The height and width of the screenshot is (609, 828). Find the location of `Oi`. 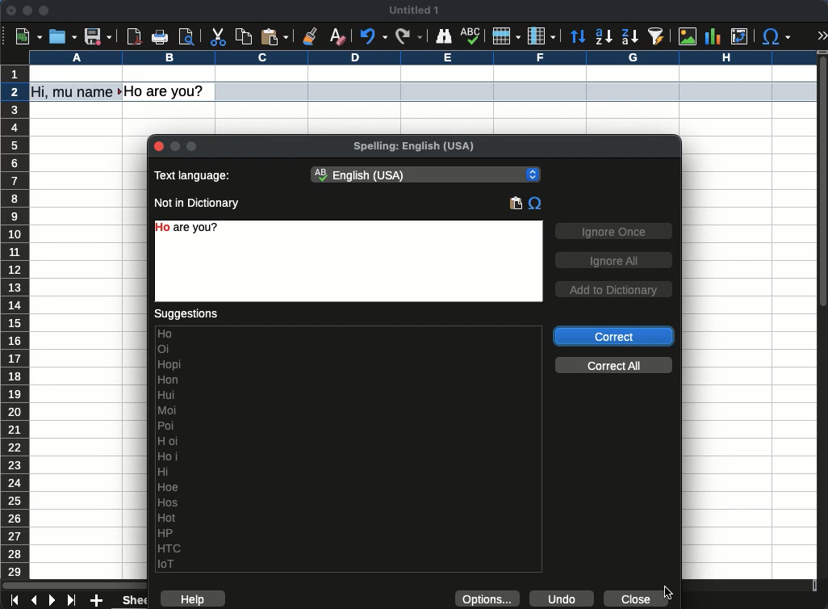

Oi is located at coordinates (164, 349).